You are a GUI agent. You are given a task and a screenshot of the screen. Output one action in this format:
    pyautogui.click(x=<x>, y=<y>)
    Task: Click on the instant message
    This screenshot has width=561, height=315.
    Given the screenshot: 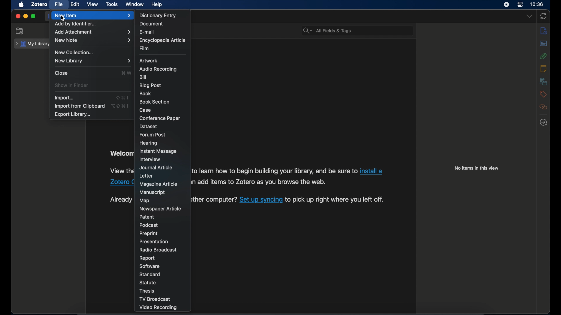 What is the action you would take?
    pyautogui.click(x=158, y=151)
    